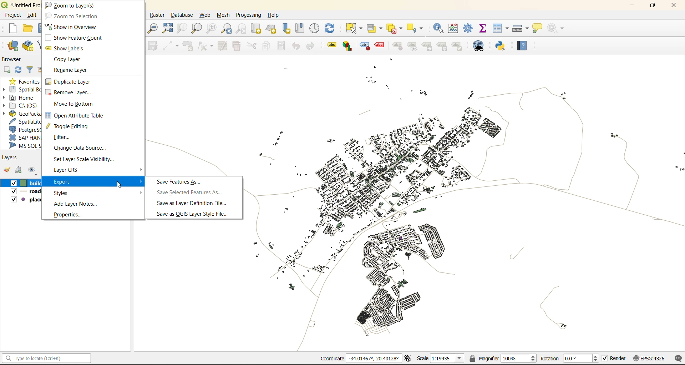  What do you see at coordinates (440, 28) in the screenshot?
I see `identify features` at bounding box center [440, 28].